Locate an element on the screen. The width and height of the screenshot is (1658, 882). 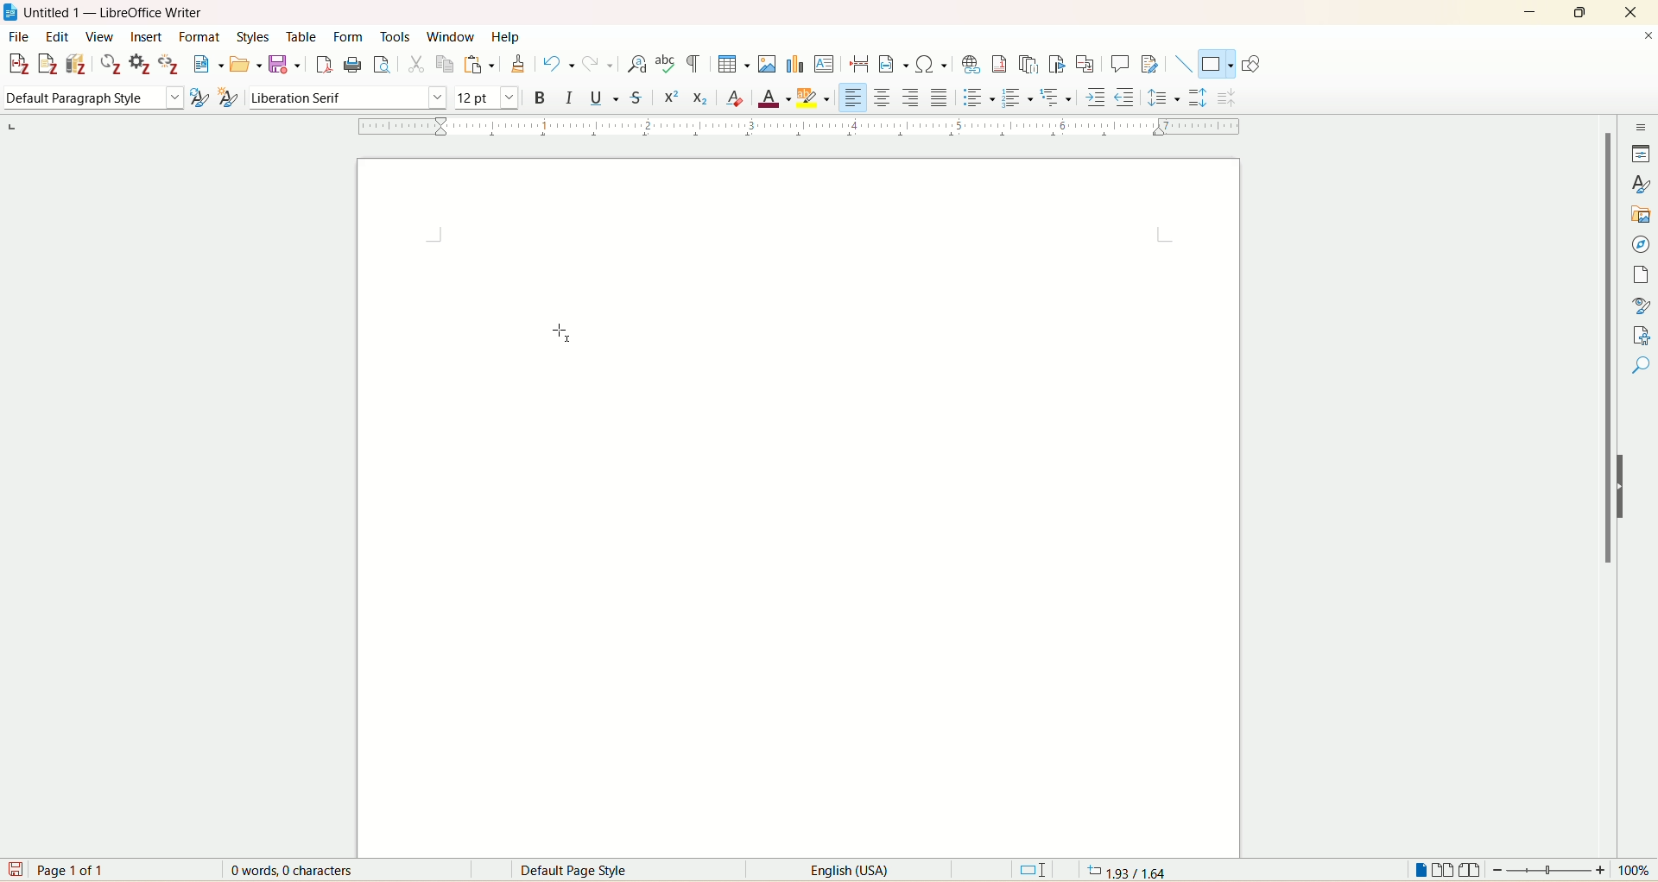
basic shapes is located at coordinates (1214, 65).